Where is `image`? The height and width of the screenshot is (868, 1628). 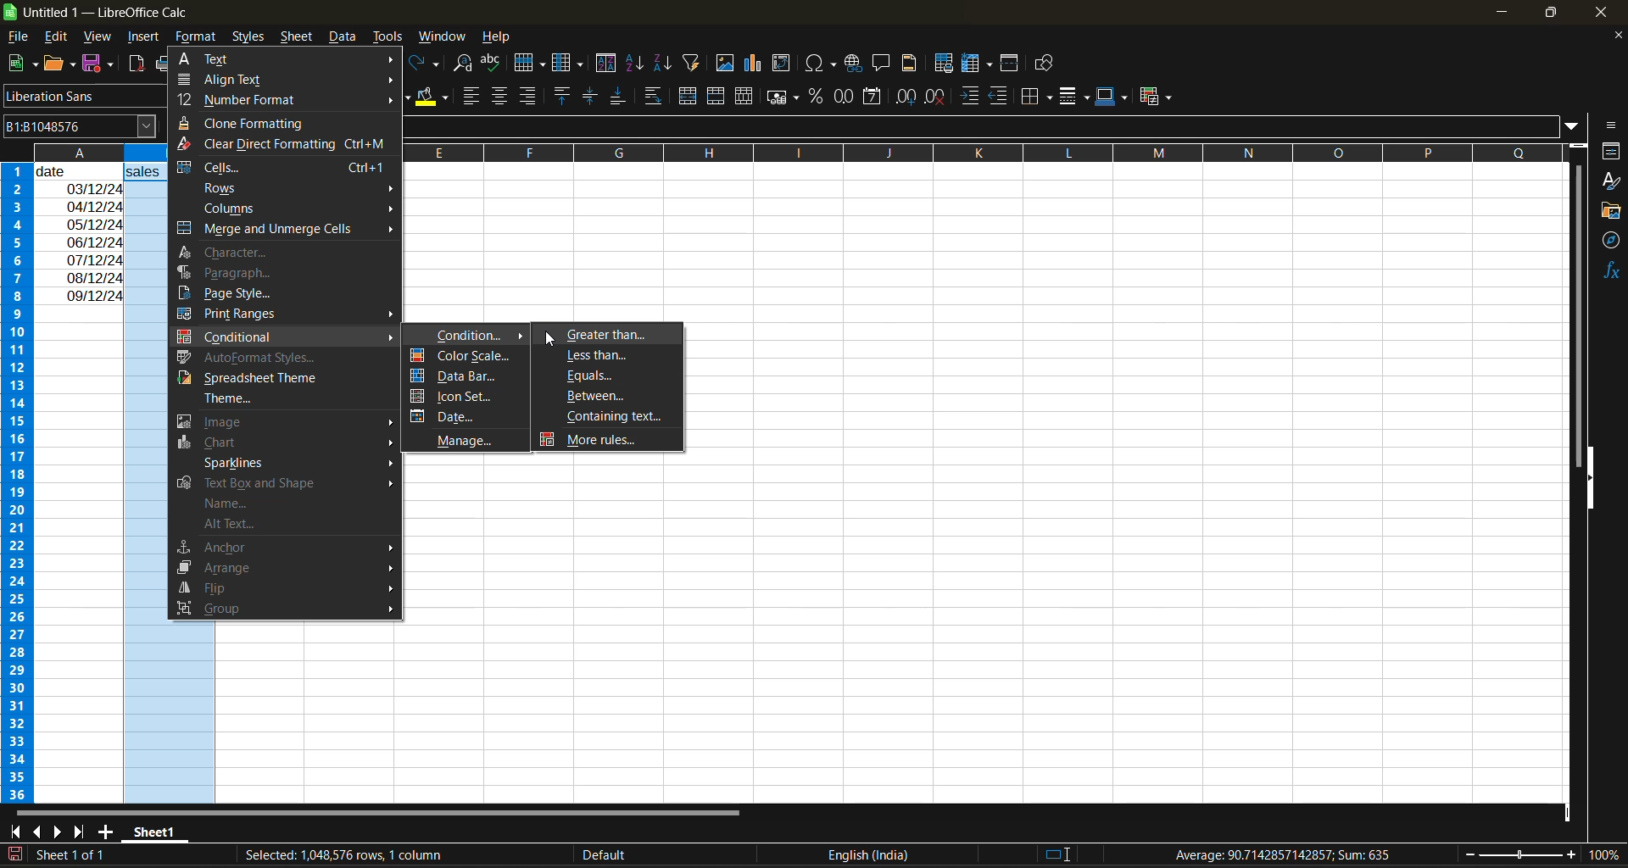
image is located at coordinates (282, 423).